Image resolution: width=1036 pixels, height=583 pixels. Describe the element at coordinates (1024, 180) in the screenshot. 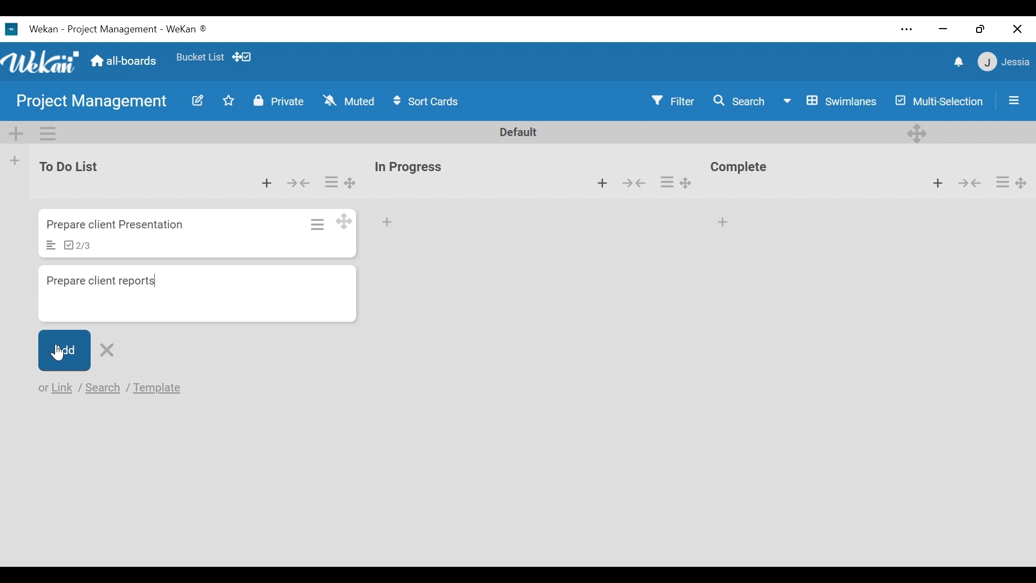

I see `Desktop drag handles` at that location.